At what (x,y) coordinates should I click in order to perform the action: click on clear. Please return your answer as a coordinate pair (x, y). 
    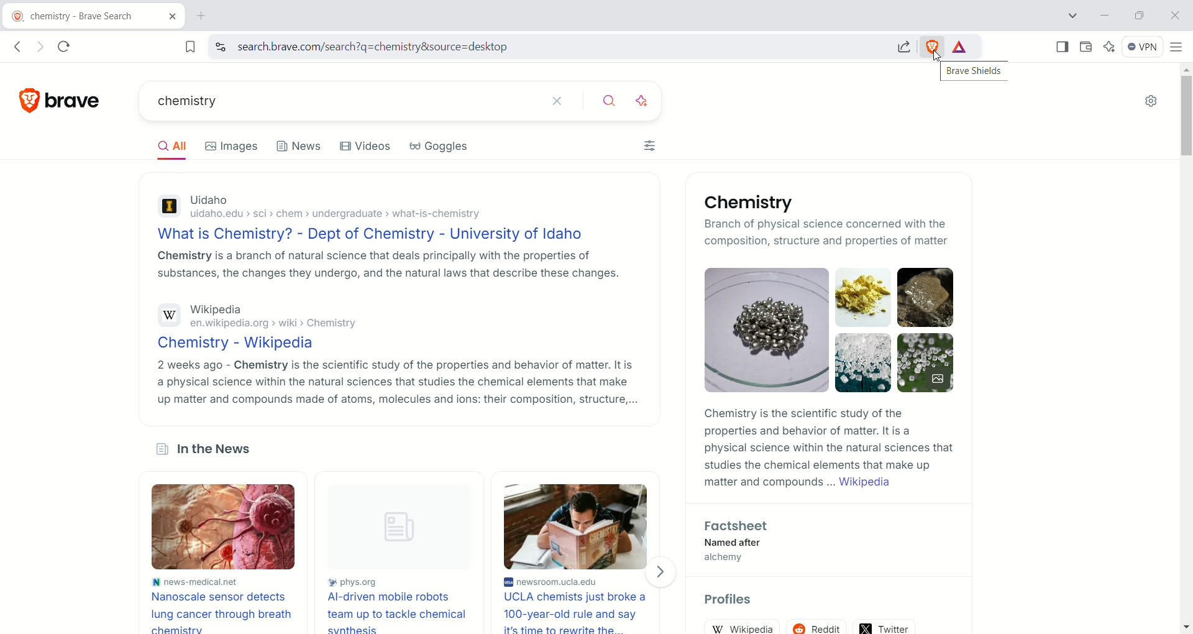
    Looking at the image, I should click on (564, 101).